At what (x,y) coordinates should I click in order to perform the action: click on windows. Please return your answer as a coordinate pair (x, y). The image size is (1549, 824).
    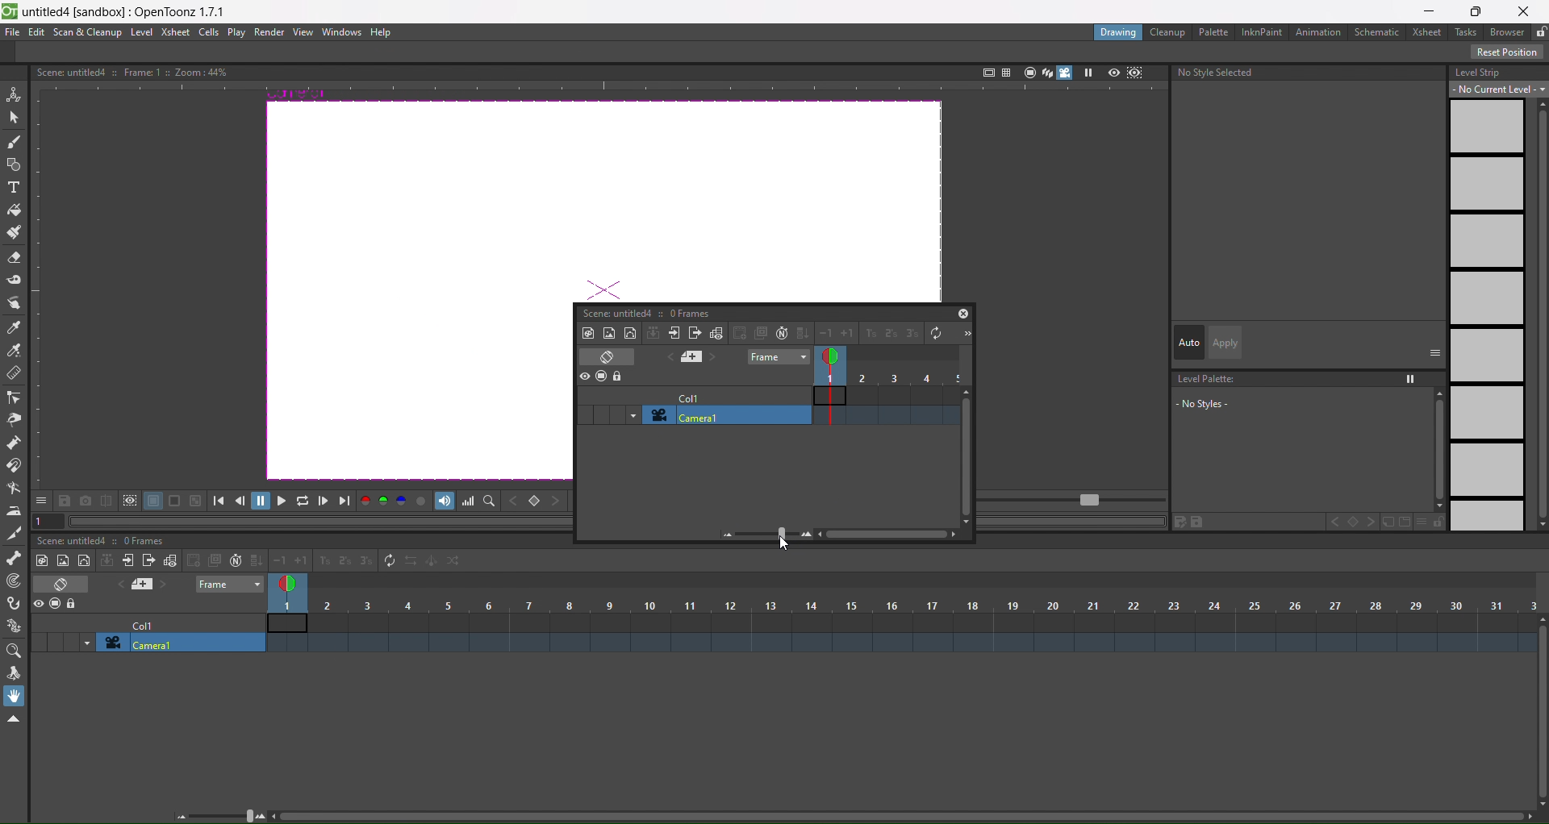
    Looking at the image, I should click on (338, 32).